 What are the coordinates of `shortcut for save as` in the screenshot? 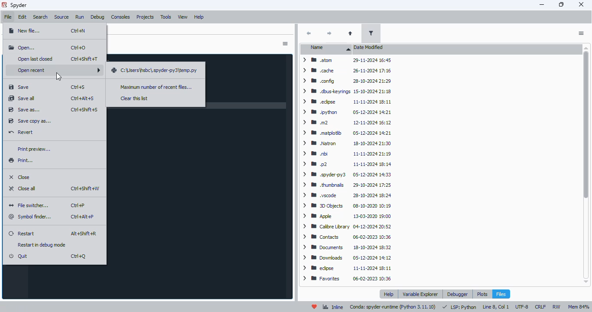 It's located at (84, 110).